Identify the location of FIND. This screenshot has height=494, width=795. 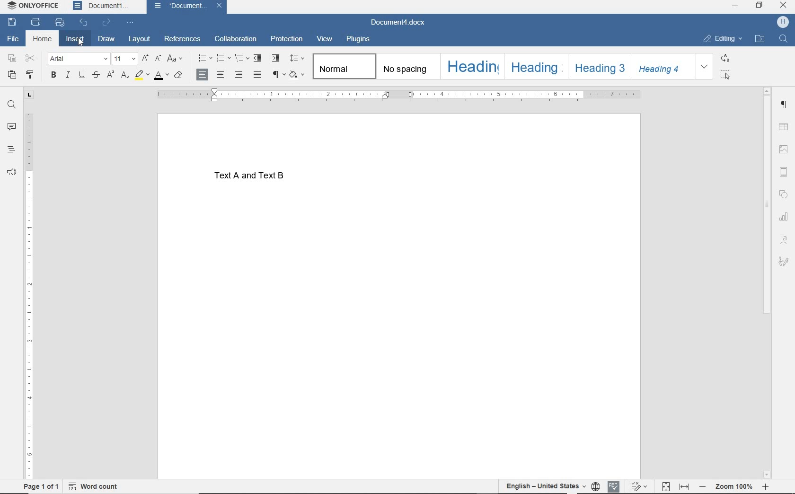
(10, 105).